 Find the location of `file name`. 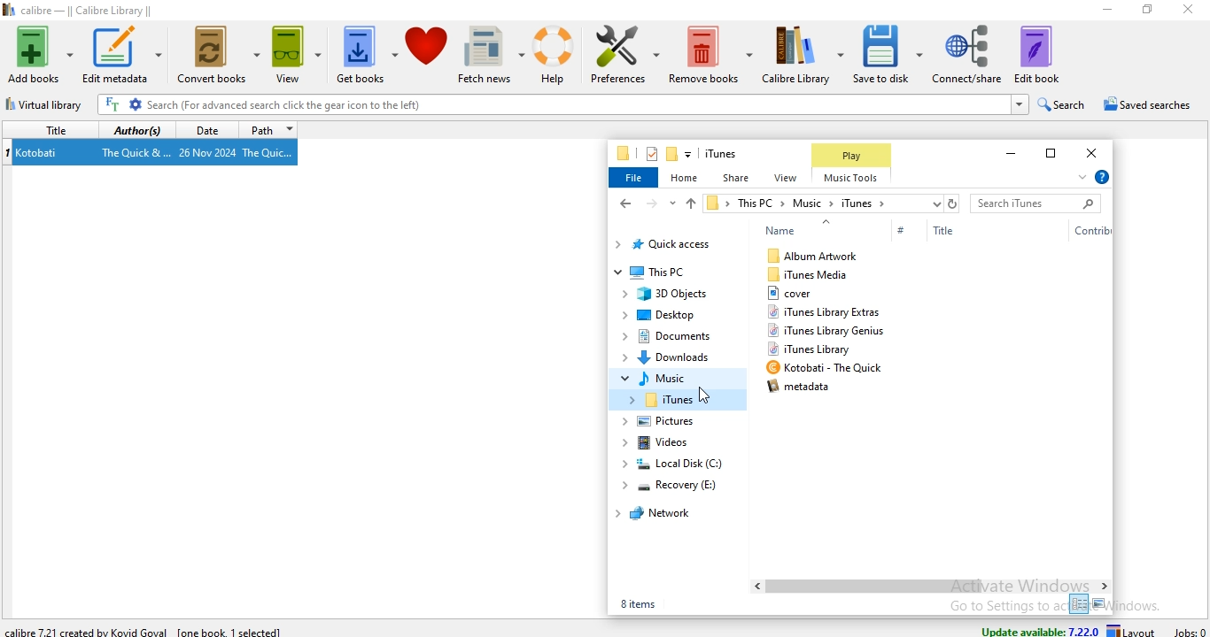

file name is located at coordinates (733, 154).